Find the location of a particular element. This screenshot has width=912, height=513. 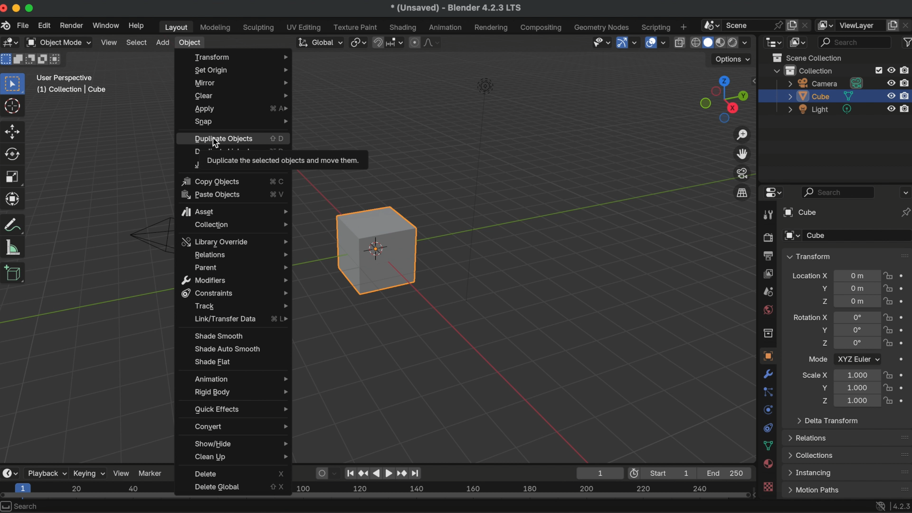

delete global is located at coordinates (236, 488).